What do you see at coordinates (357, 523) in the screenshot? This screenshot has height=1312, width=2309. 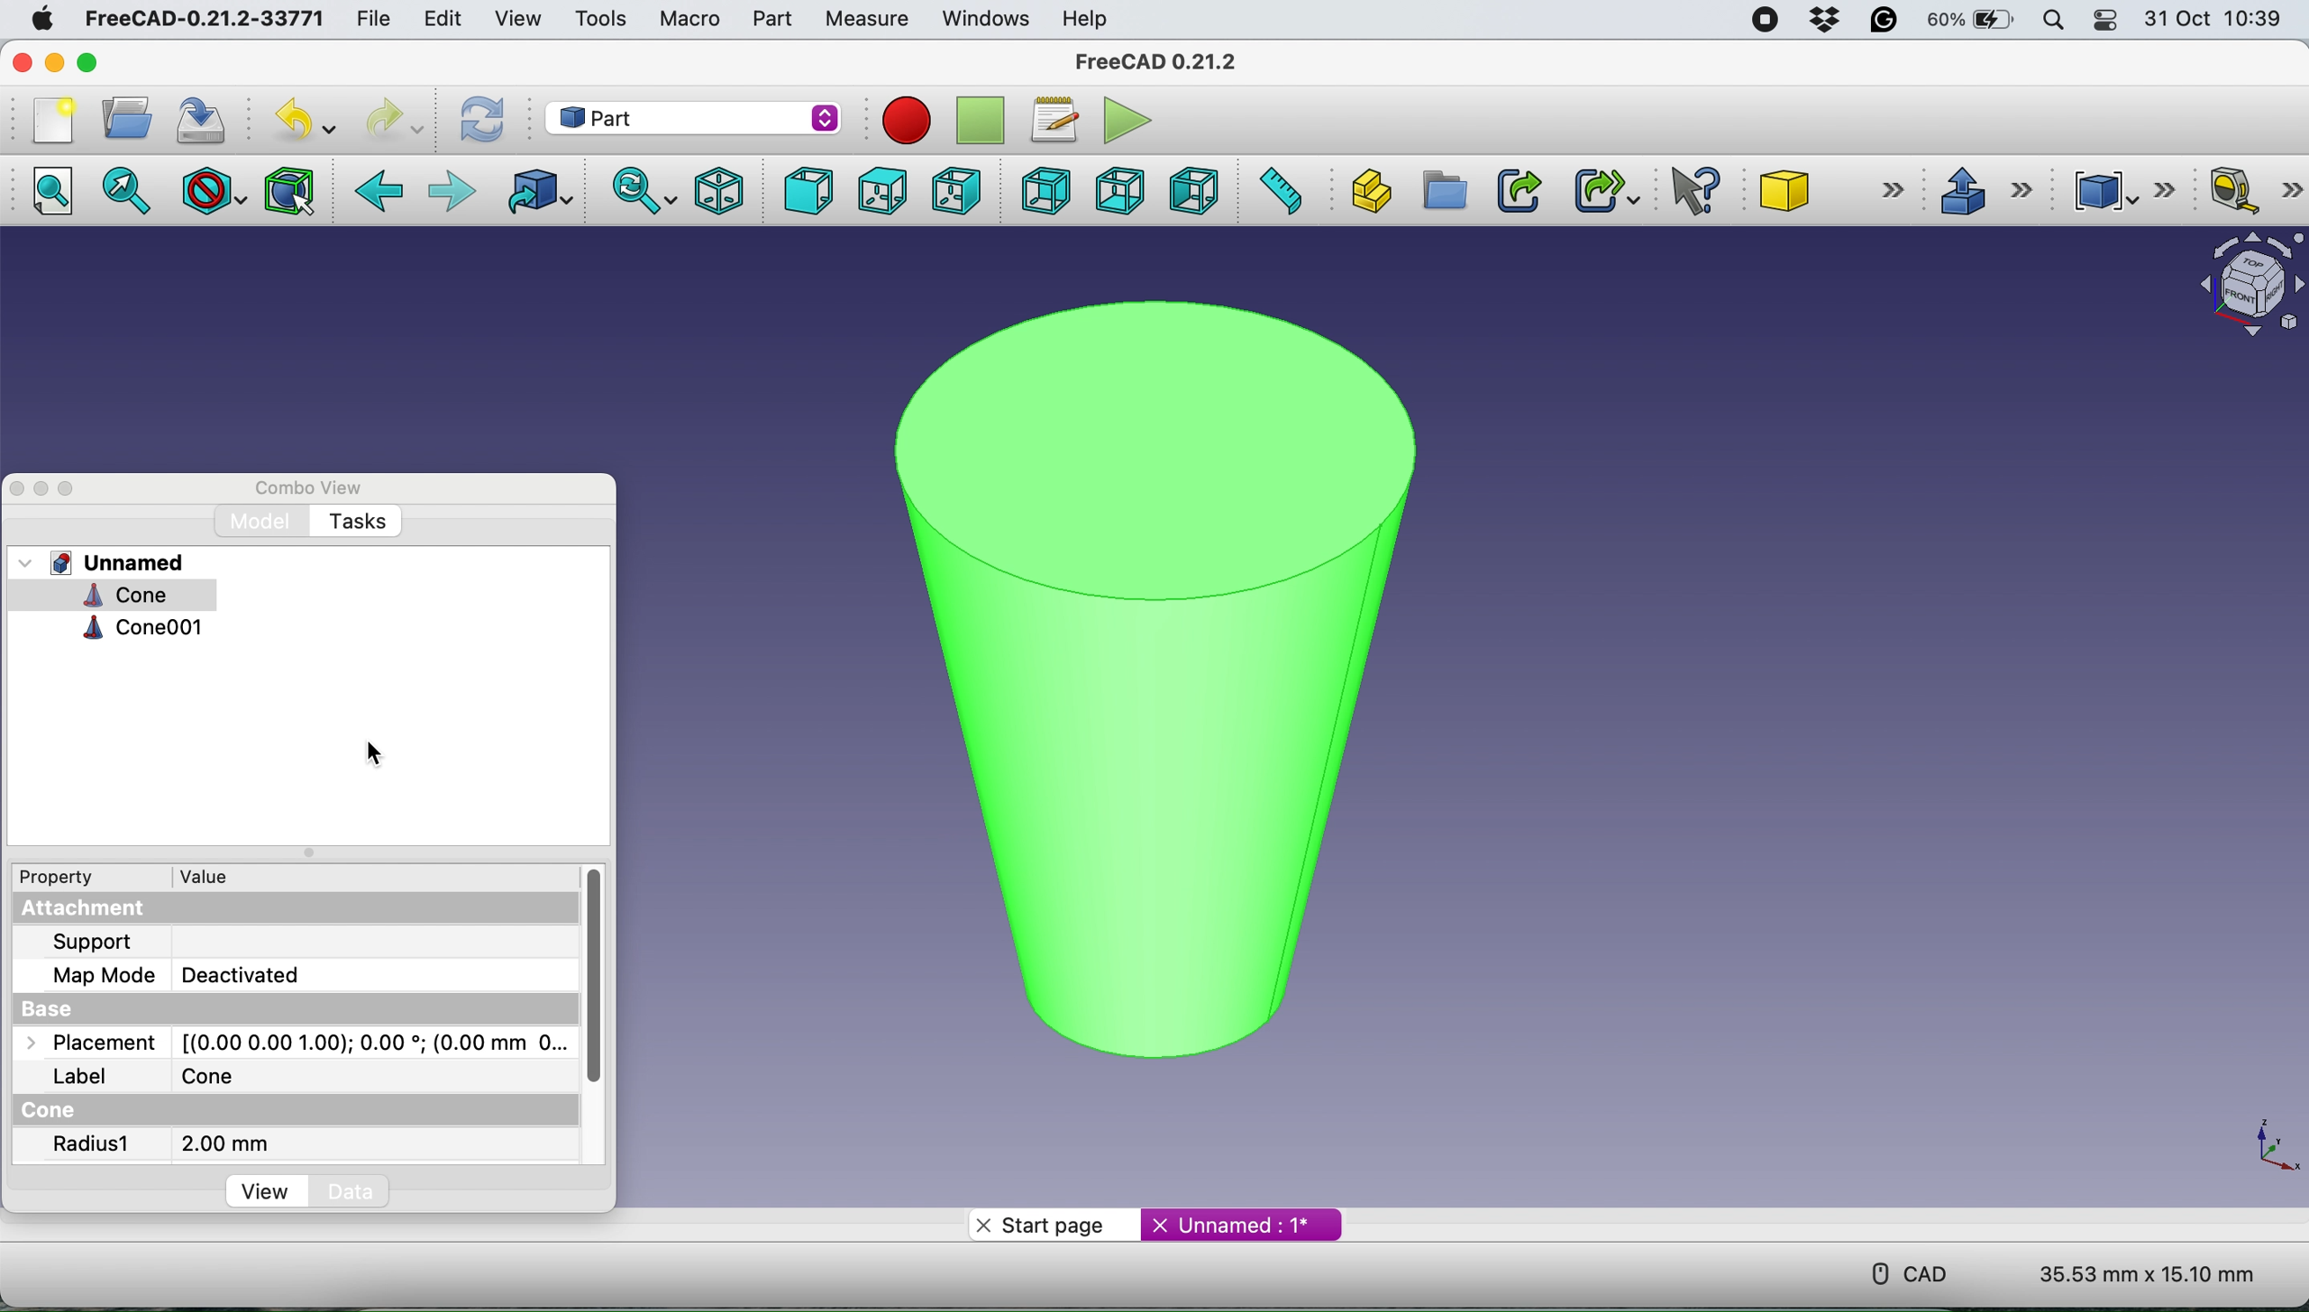 I see `tasks` at bounding box center [357, 523].